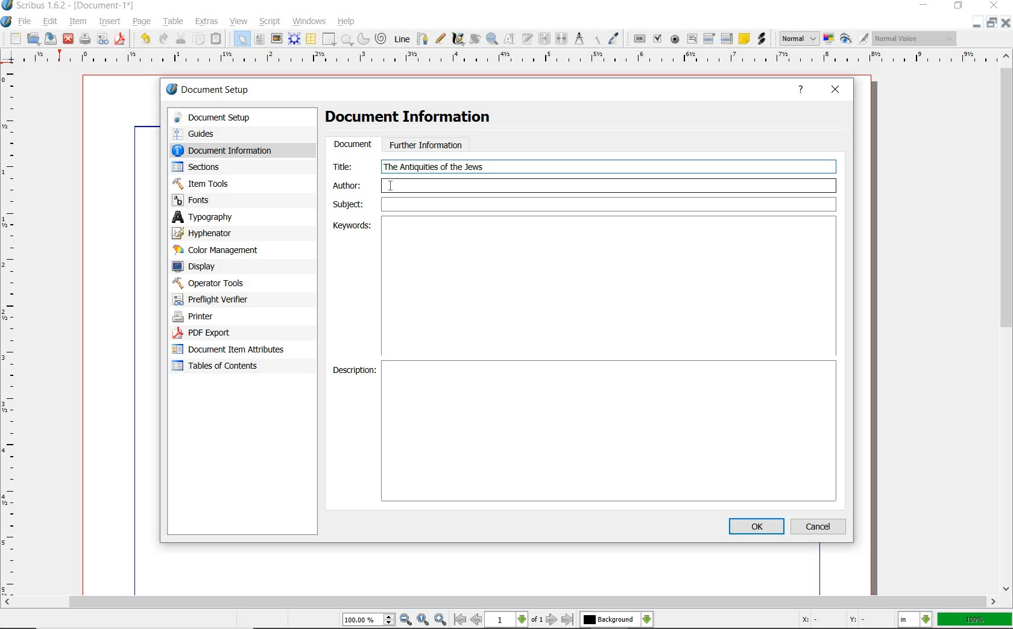 Image resolution: width=1013 pixels, height=629 pixels. What do you see at coordinates (511, 60) in the screenshot?
I see `ruler` at bounding box center [511, 60].